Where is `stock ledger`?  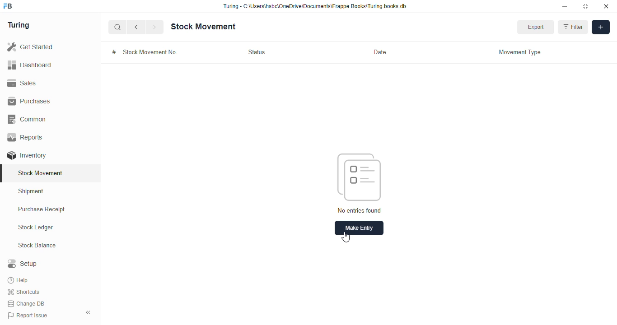 stock ledger is located at coordinates (36, 227).